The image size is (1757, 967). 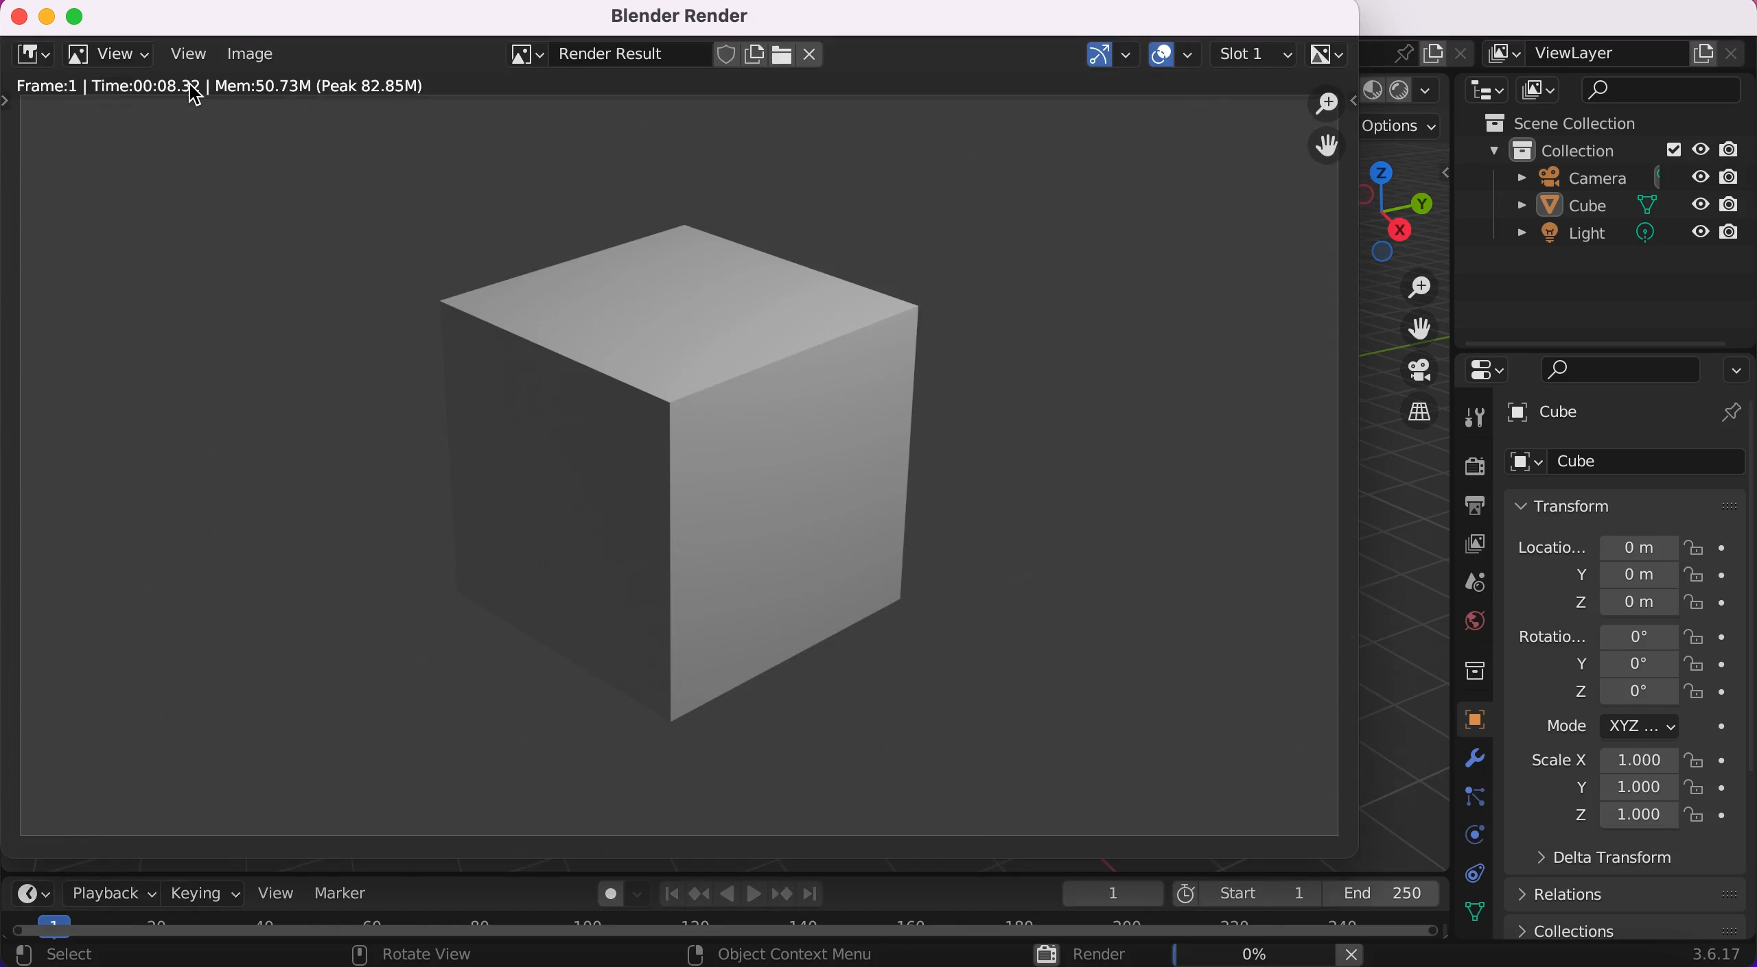 I want to click on lock, so click(x=1709, y=818).